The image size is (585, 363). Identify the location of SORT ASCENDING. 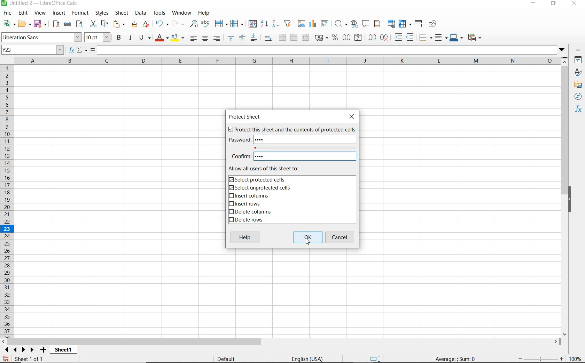
(265, 24).